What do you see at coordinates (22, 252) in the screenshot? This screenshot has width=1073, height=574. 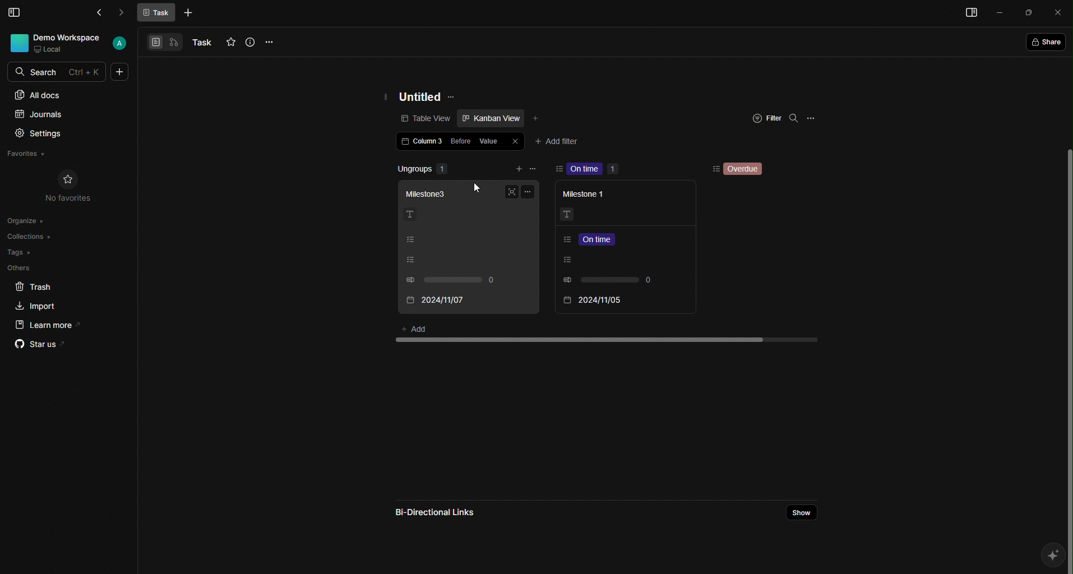 I see `Tags` at bounding box center [22, 252].